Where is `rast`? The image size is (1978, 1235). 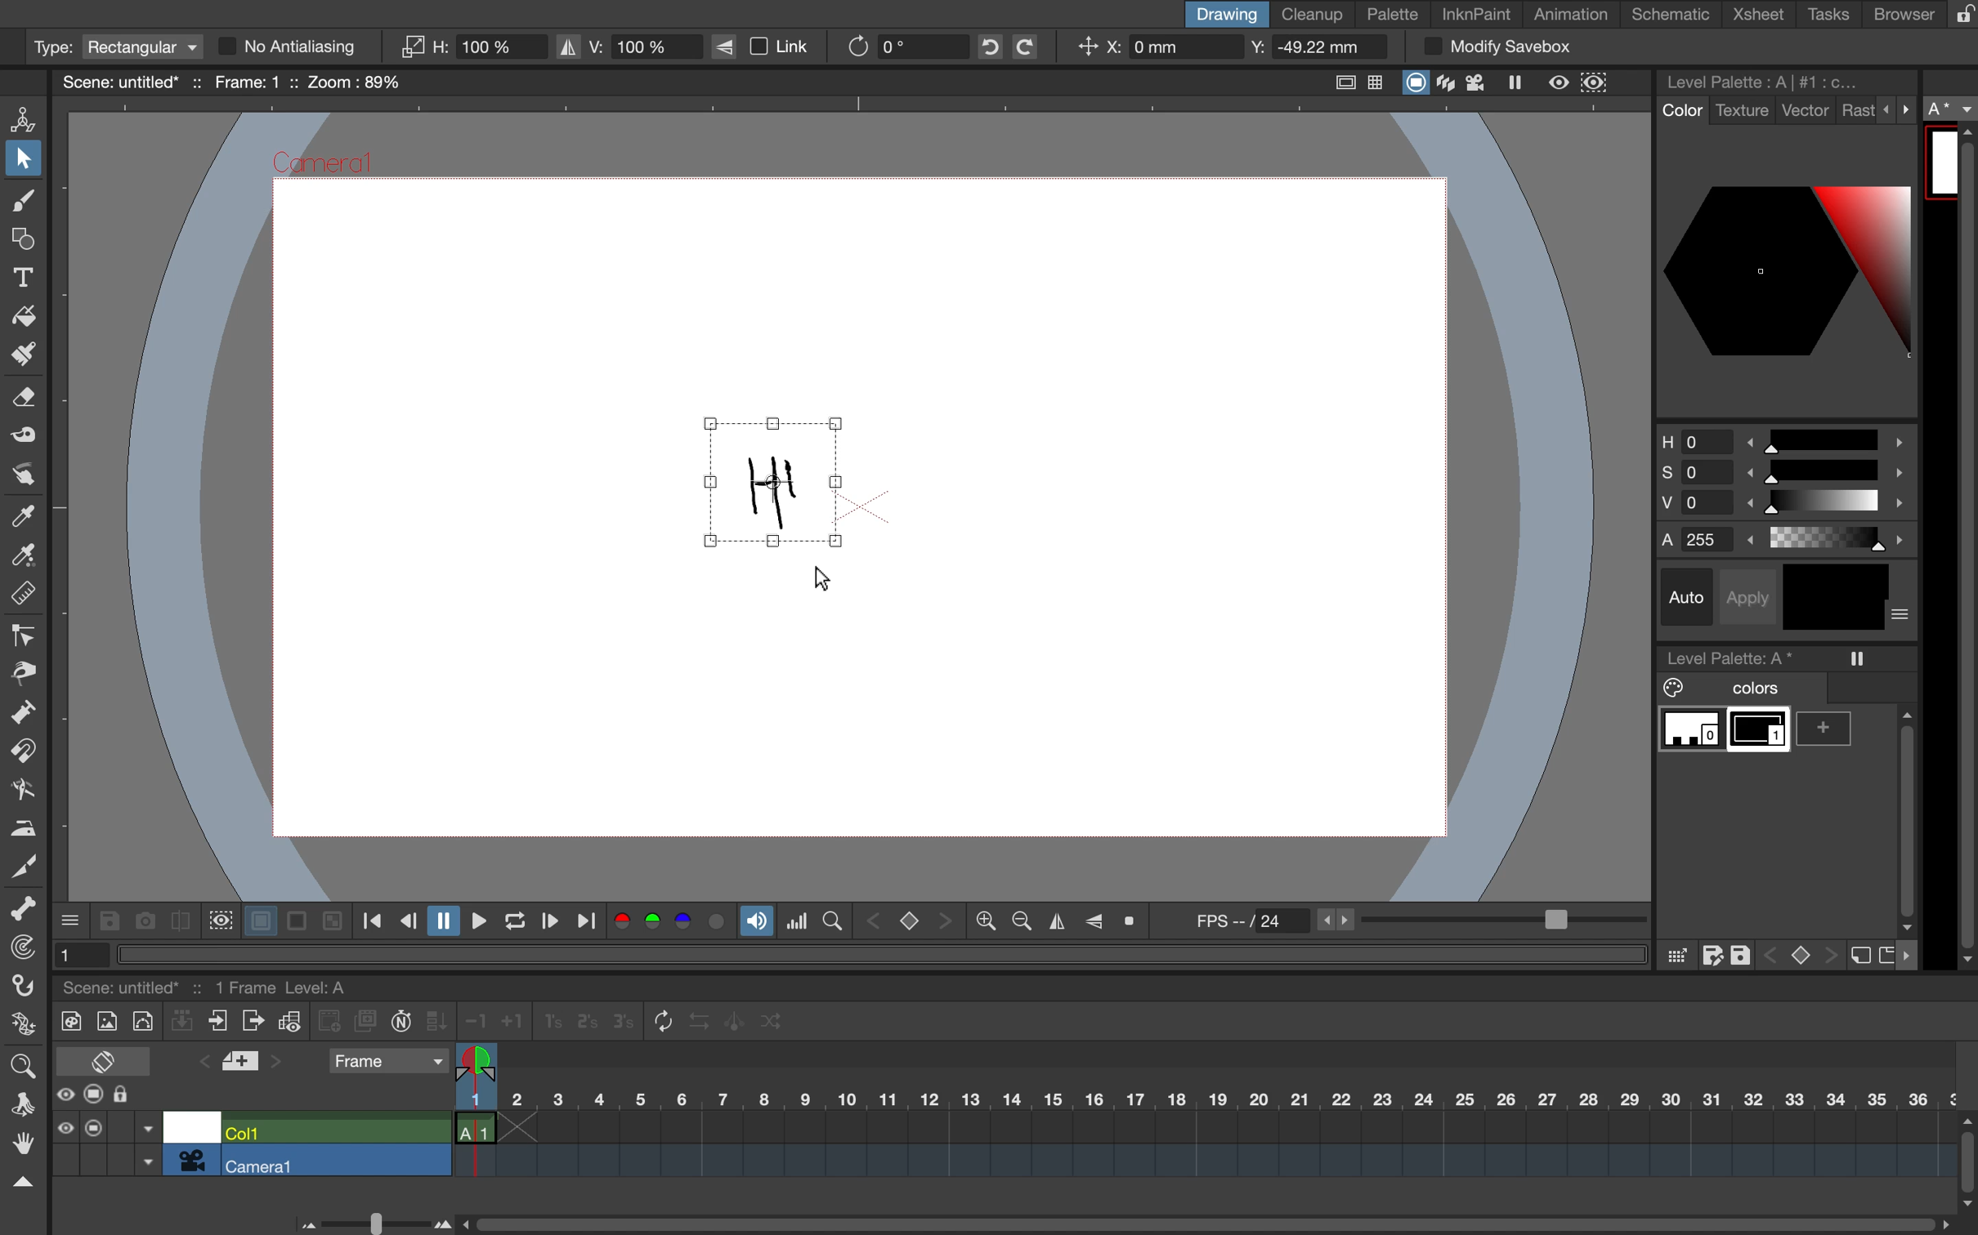
rast is located at coordinates (1857, 112).